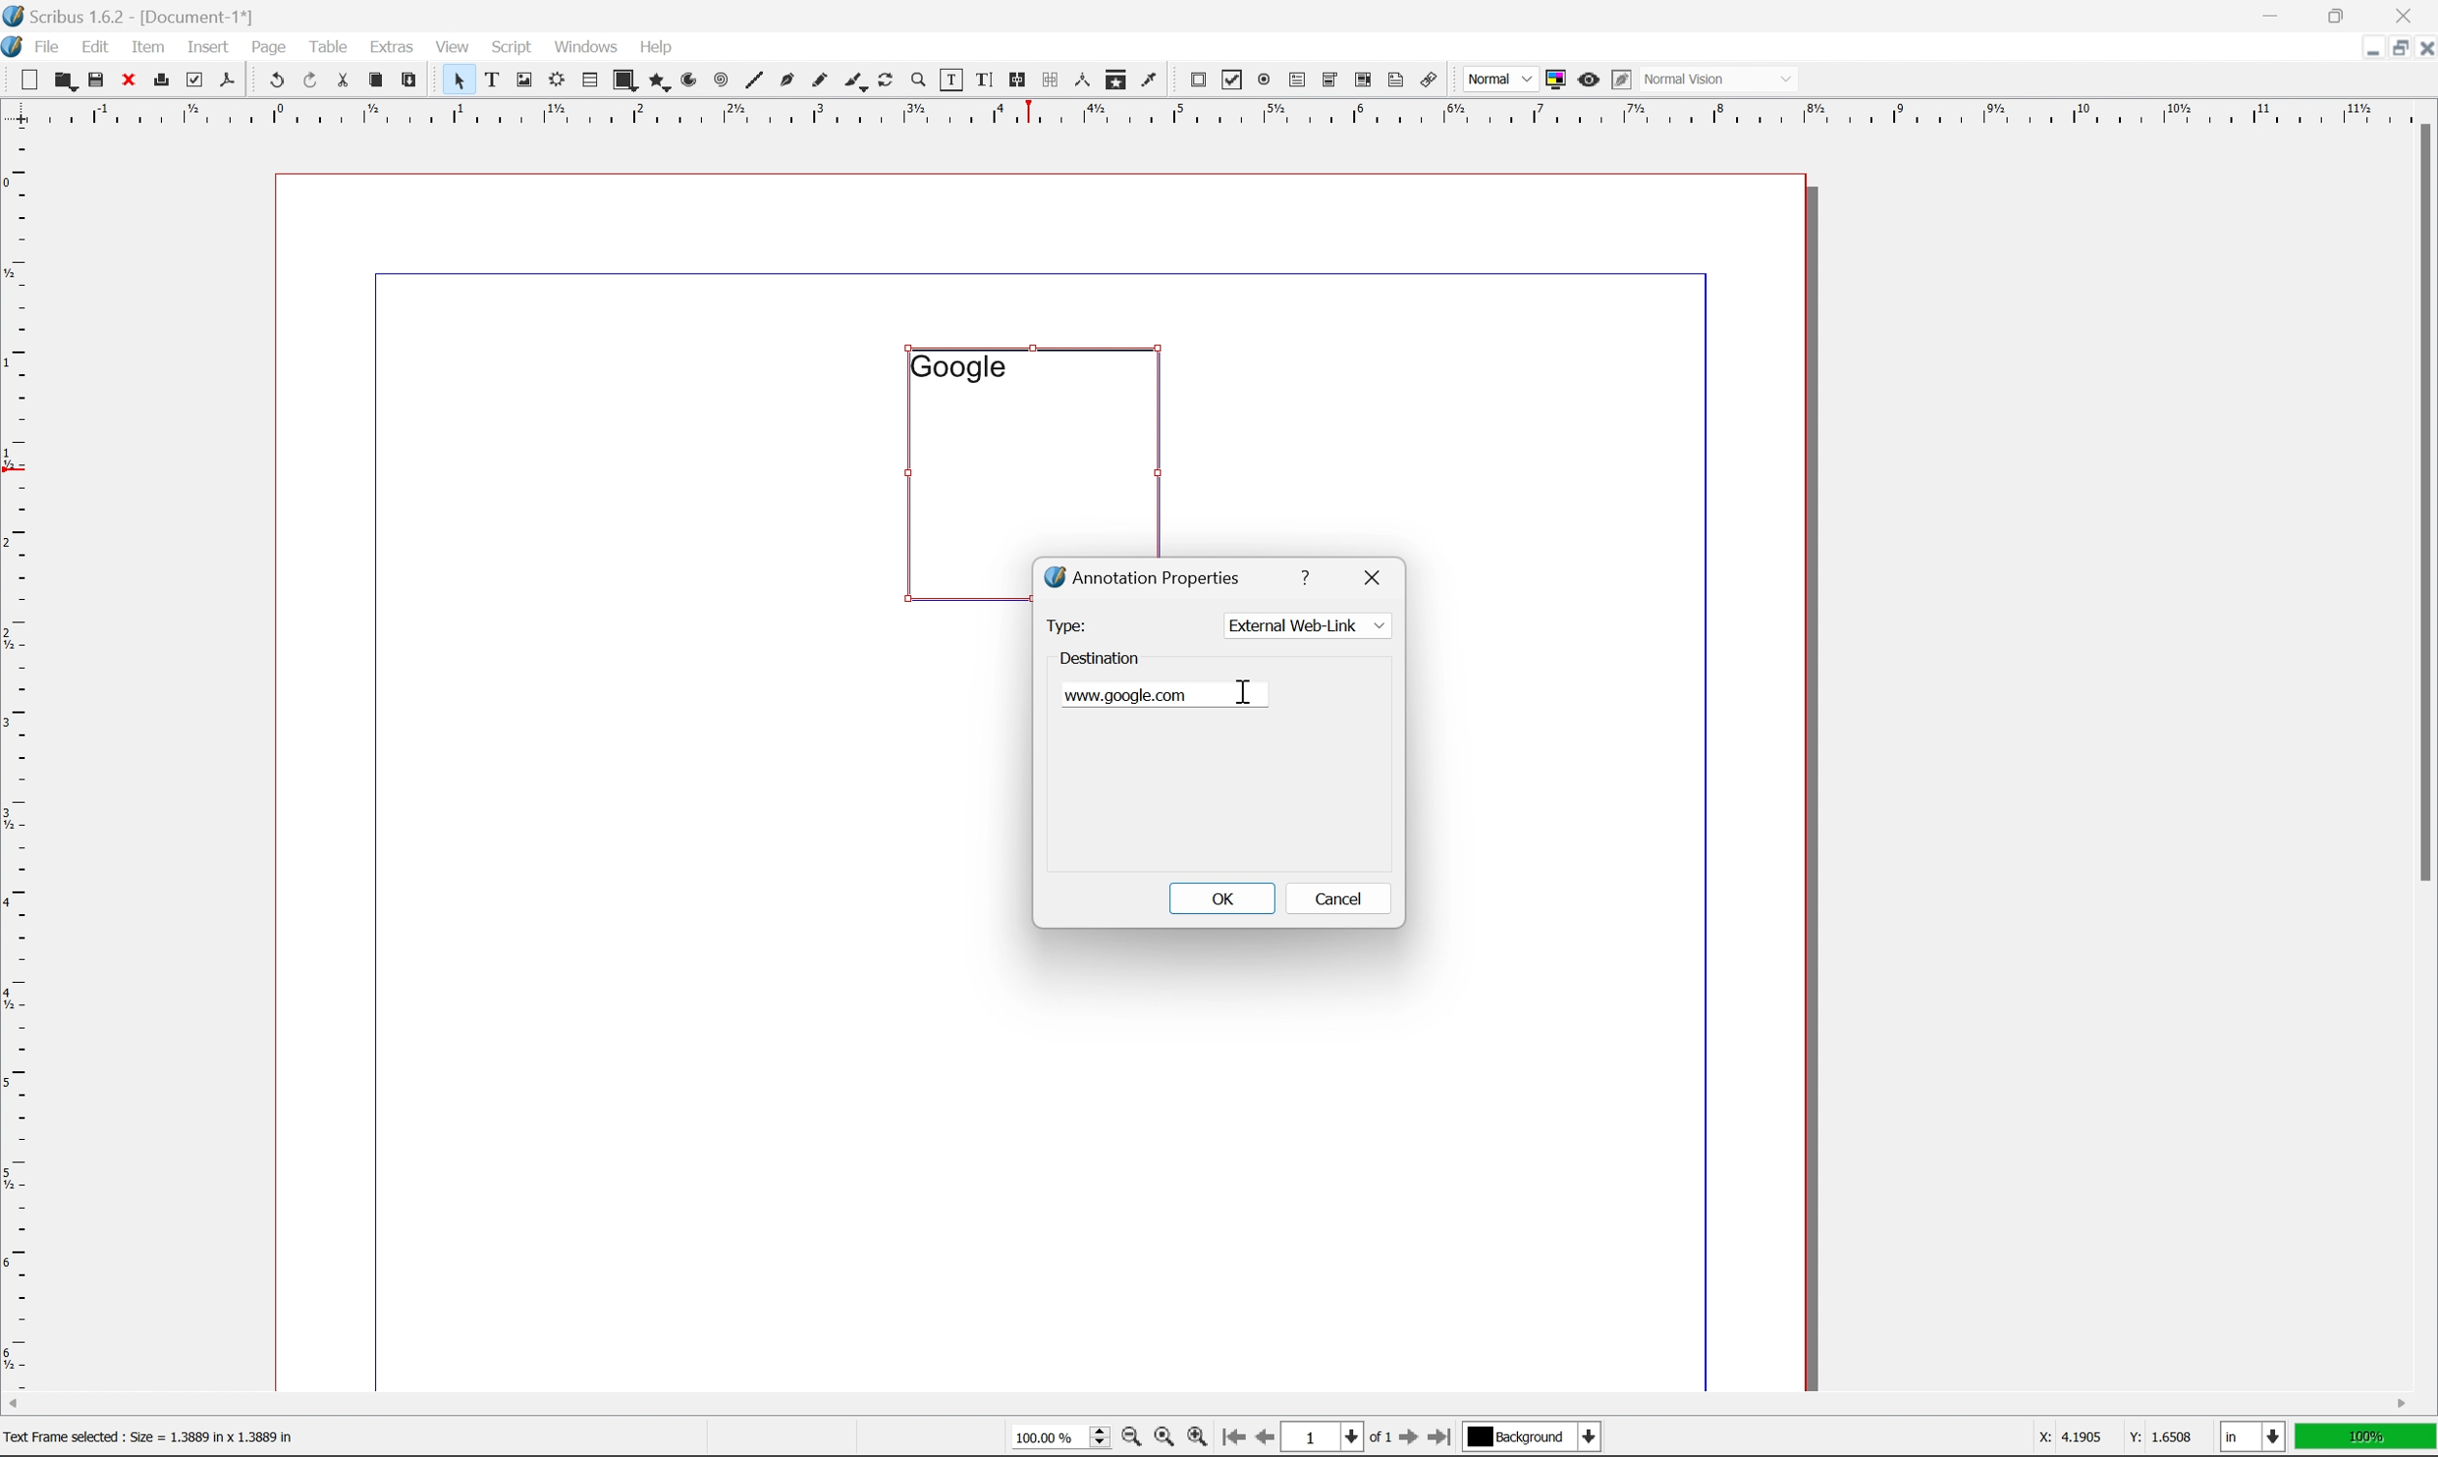 This screenshot has height=1457, width=2438. I want to click on help, so click(655, 47).